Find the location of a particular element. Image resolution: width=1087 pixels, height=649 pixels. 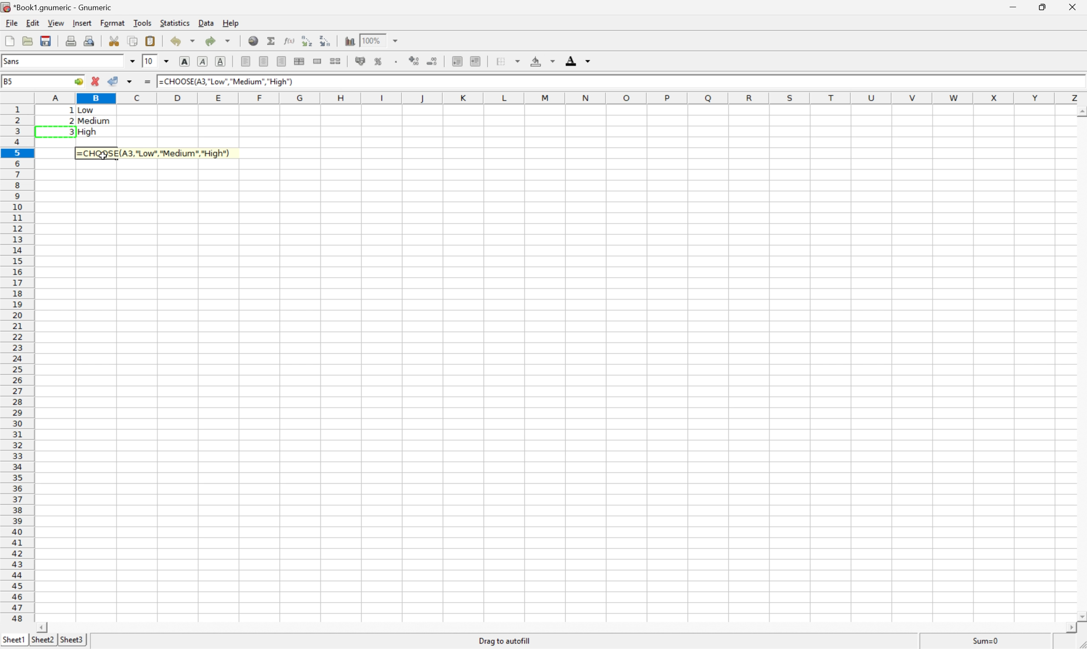

Statistics is located at coordinates (175, 22).